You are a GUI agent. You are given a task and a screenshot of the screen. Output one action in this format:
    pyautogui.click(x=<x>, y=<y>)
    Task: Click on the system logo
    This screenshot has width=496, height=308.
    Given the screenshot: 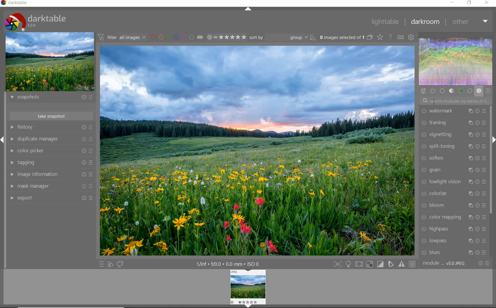 What is the action you would take?
    pyautogui.click(x=36, y=21)
    